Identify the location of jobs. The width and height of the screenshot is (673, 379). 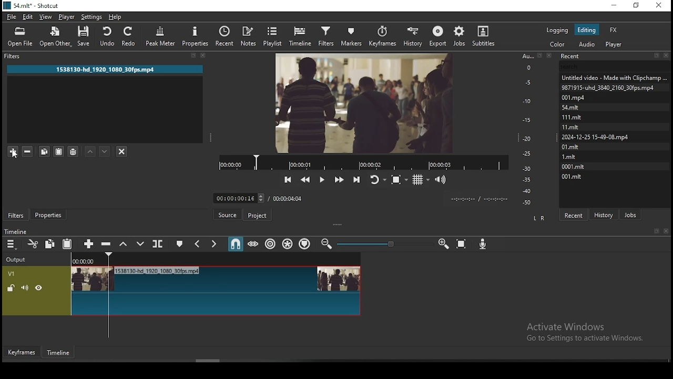
(458, 36).